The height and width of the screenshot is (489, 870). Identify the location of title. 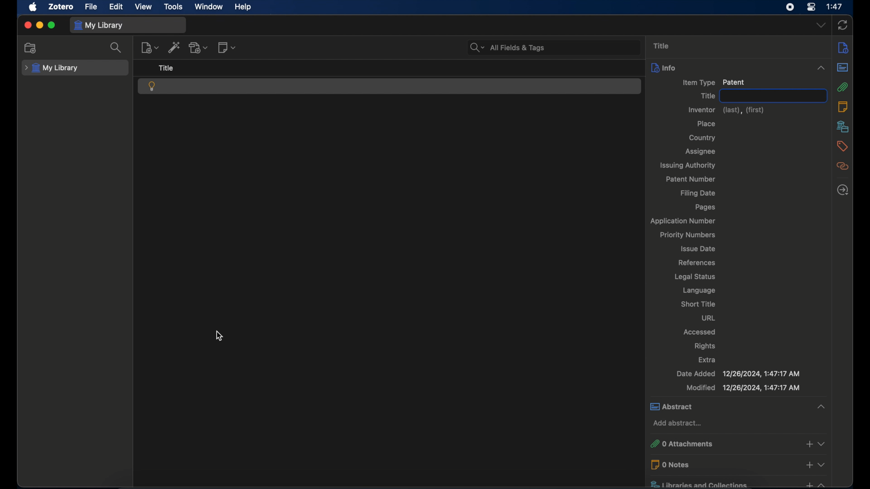
(167, 68).